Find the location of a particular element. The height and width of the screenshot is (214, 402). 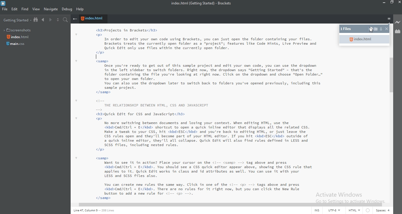

minmise is located at coordinates (383, 3).